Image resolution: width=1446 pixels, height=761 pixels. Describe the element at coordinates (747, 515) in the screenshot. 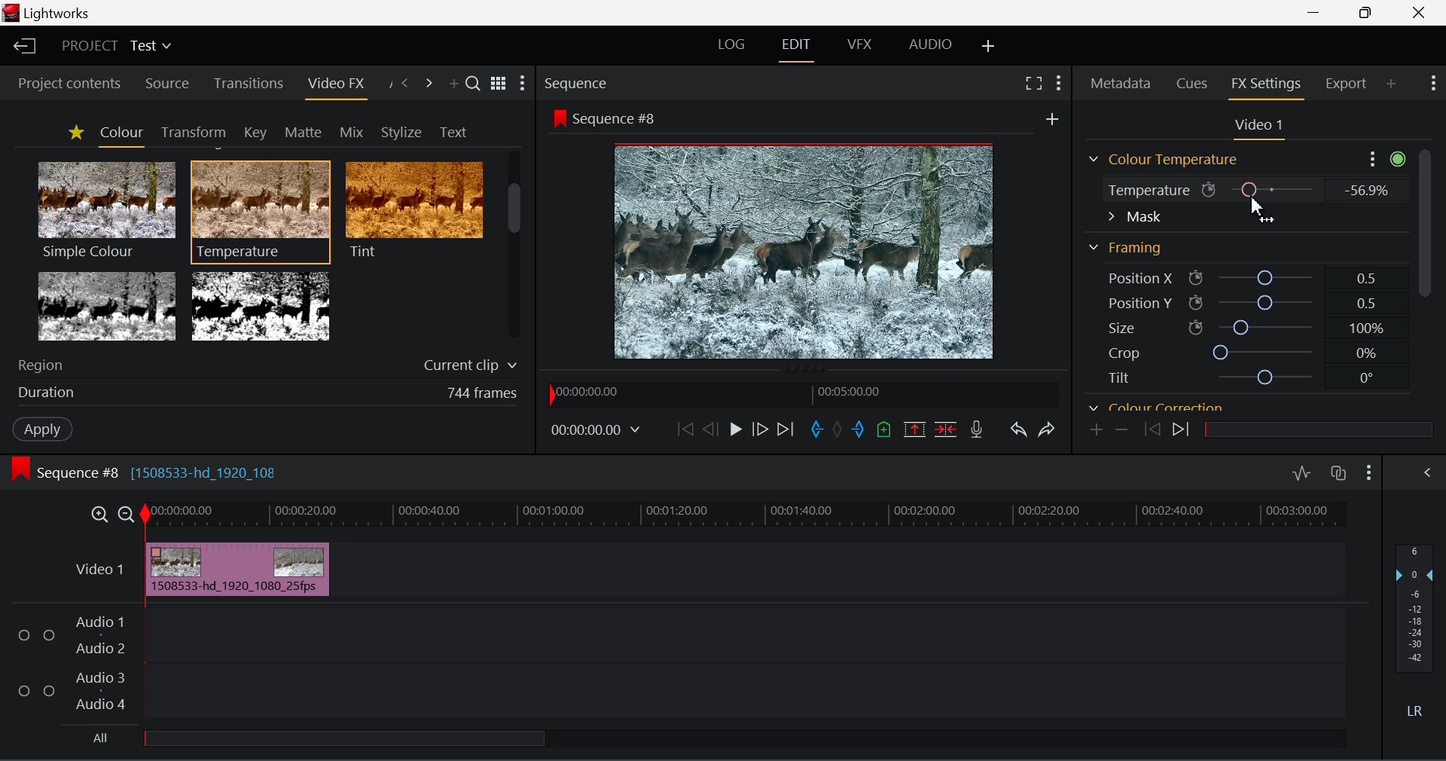

I see `Timeline Track` at that location.